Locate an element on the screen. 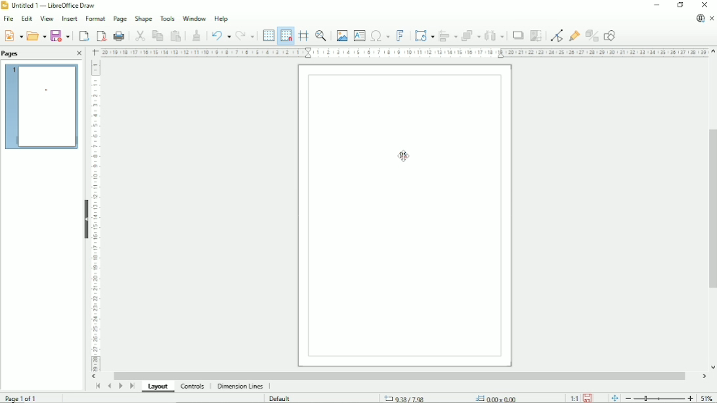 This screenshot has height=403, width=717. Pages is located at coordinates (14, 54).